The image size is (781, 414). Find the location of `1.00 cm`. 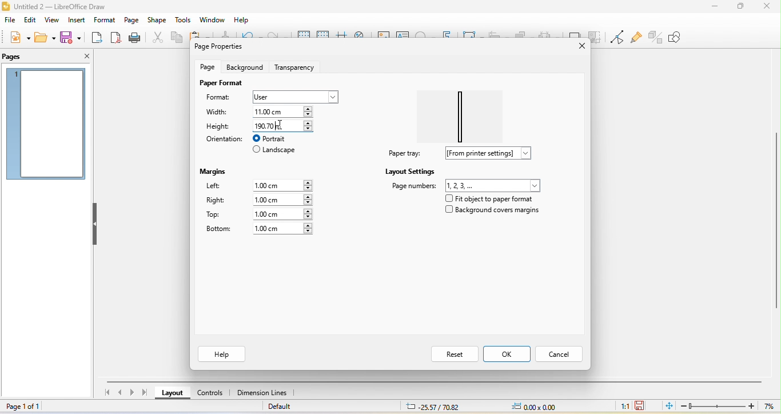

1.00 cm is located at coordinates (285, 184).